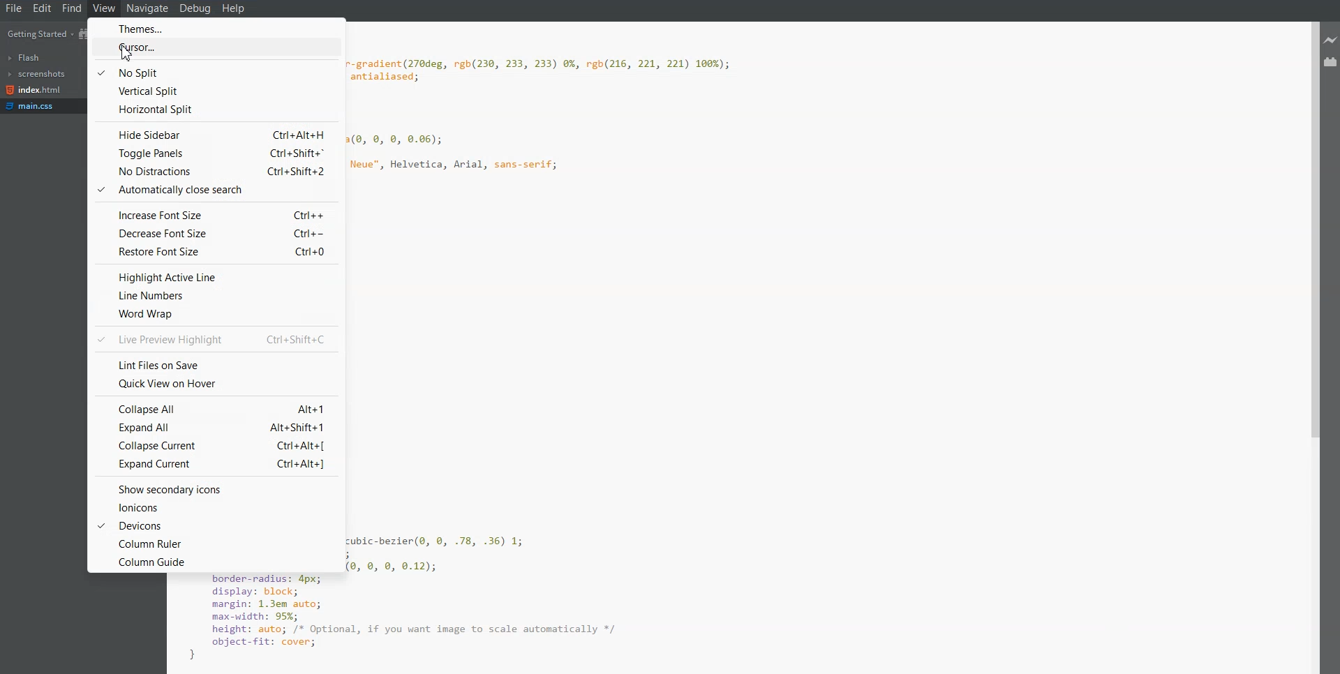 Image resolution: width=1340 pixels, height=674 pixels. Describe the element at coordinates (611, 345) in the screenshot. I see `html {
background: #e6e9e9;
background-image: linear-gradient(270deg, rgb(230, 233, 233) 0%, rgb(216, 221, 221) 166%);
-webkit-font-smoothing: antialiased;
}
body {
background: #££F;
box-shadow: © @ 2px rgba(@, 0, 8, 0.06);
Color: #545454;
font-family: "Helvetica Neue", Helvetica, Arial, sans-serif;
font-size: 16px;
line-height: 1.5;
margin: 8 auto;
max-width: 808px;
padding: 2em 2em dem;
}
h1, h2, h3, ha, hs, h6 {
Color: #222;
font-weight: 600;
line-height: 1.3;
h2 {
margin-top: 1.3em;
}
raf
Color: #0083e8;
}
/ b, strong {
font-weight: 600;
}
samp {
display: none;
}
ing {
animation: Colorize 2s cubic-bezier(®, 0, .78, .36) 1;
background: transparent;
border: 10px solid rgba(e, 0, 8, 0.12);
border-radius: 4px;
display: block;
margin: 1.3em auto;
max-width: 95%;
height: auto; /* Optional, if you want image to scale automatically */
object-fit: cover;
}` at that location.